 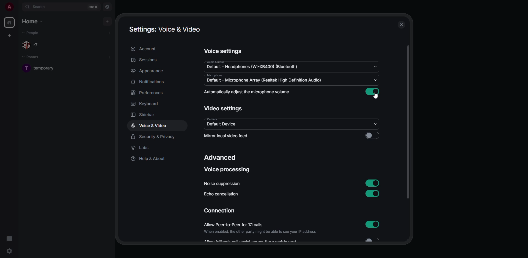 What do you see at coordinates (224, 108) in the screenshot?
I see `video settings` at bounding box center [224, 108].